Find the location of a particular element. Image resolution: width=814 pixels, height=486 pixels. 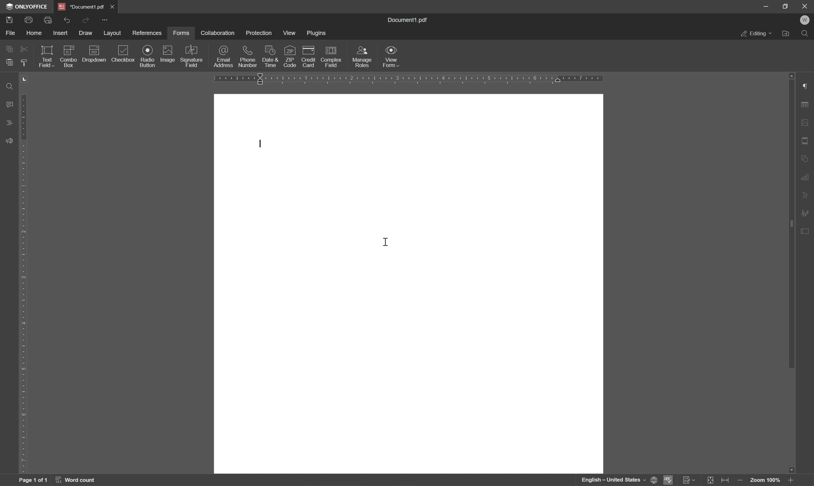

set document language is located at coordinates (654, 481).